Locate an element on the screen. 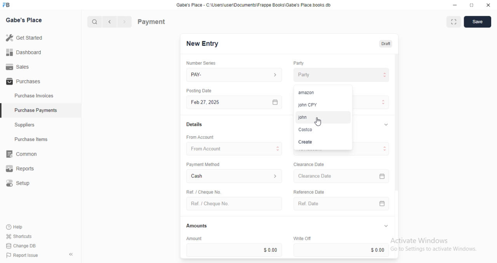 The width and height of the screenshot is (497, 263). Dashboard is located at coordinates (24, 52).